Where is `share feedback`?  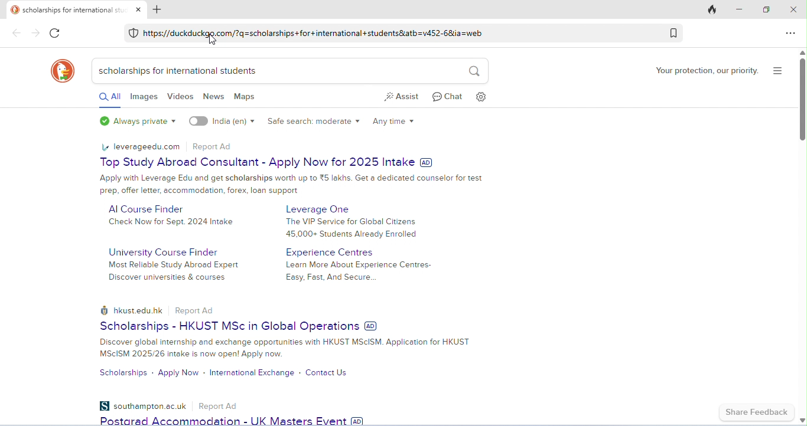
share feedback is located at coordinates (754, 411).